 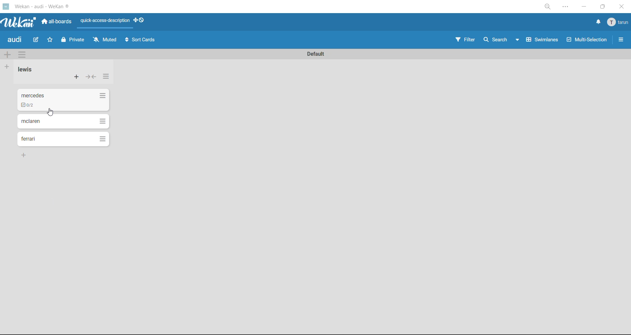 What do you see at coordinates (15, 41) in the screenshot?
I see `board title` at bounding box center [15, 41].